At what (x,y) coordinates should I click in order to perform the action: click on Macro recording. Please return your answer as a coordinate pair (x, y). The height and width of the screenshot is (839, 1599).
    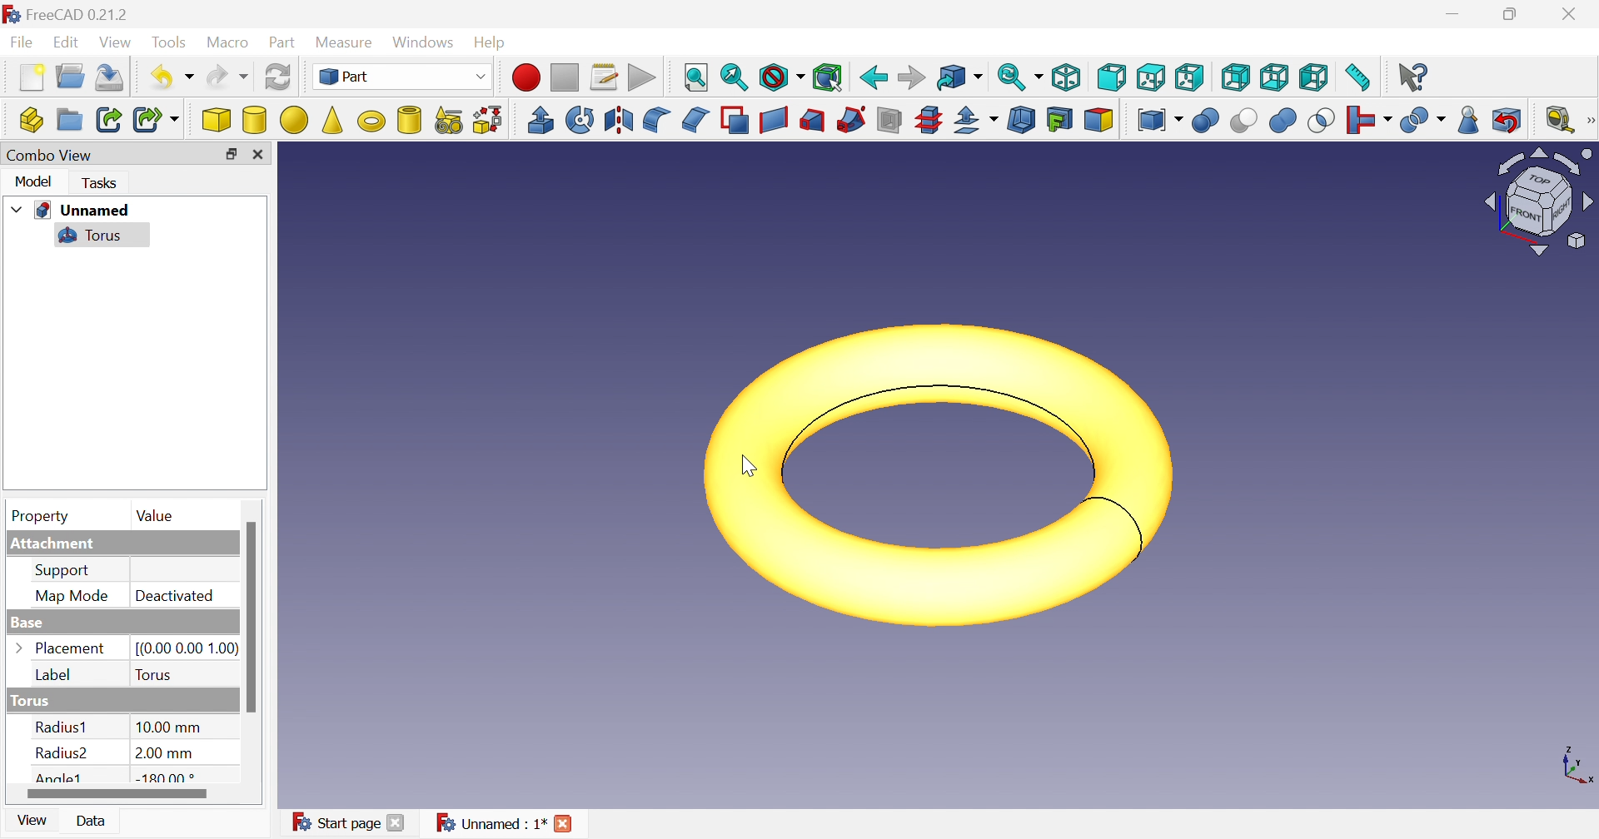
    Looking at the image, I should click on (529, 77).